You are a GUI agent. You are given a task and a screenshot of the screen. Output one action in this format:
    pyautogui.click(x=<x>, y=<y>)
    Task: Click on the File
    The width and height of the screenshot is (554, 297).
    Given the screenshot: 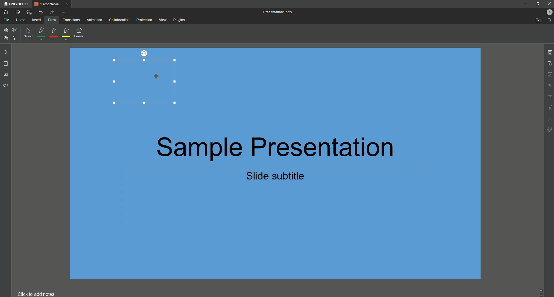 What is the action you would take?
    pyautogui.click(x=6, y=20)
    